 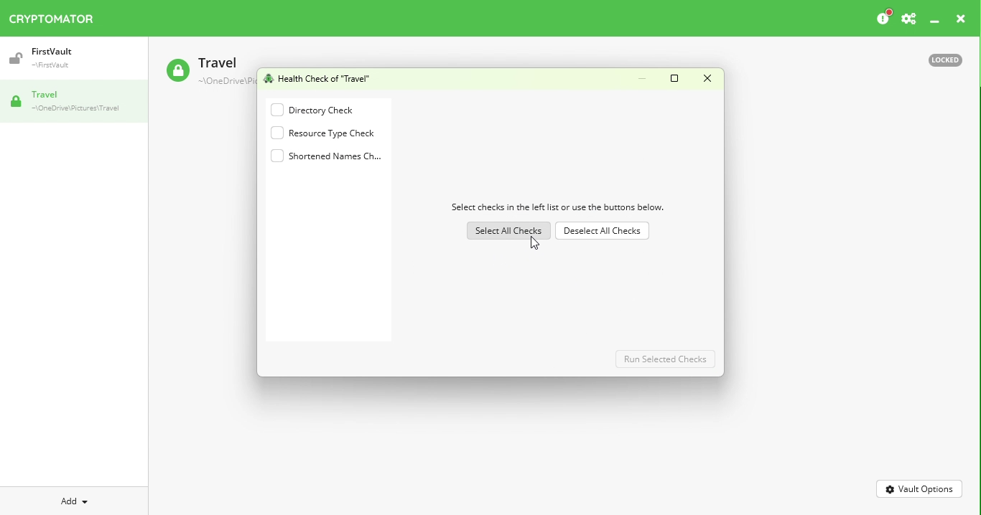 What do you see at coordinates (535, 242) in the screenshot?
I see `cursor` at bounding box center [535, 242].